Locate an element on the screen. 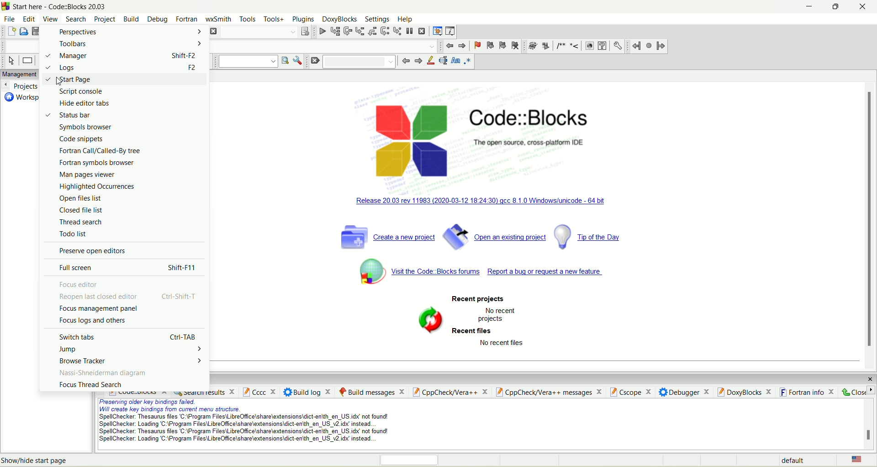  open and existing project is located at coordinates (494, 235).